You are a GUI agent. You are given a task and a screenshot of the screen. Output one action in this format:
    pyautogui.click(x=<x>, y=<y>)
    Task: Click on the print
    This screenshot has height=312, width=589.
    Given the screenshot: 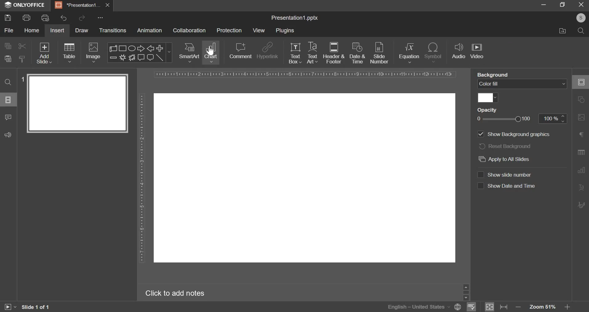 What is the action you would take?
    pyautogui.click(x=26, y=18)
    